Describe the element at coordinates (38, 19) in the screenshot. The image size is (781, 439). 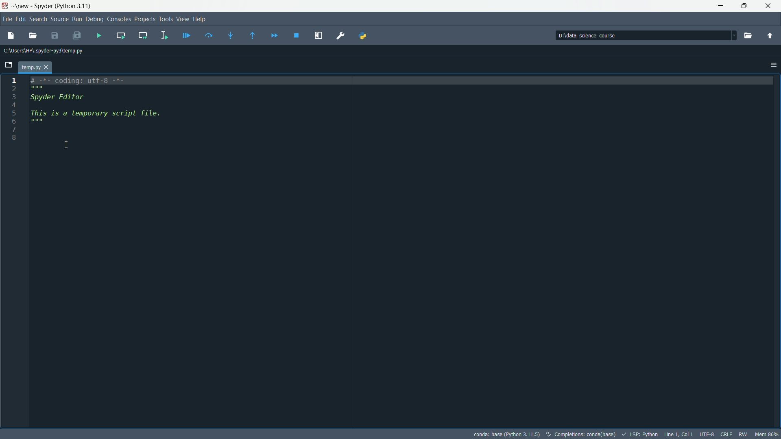
I see `seach menu` at that location.